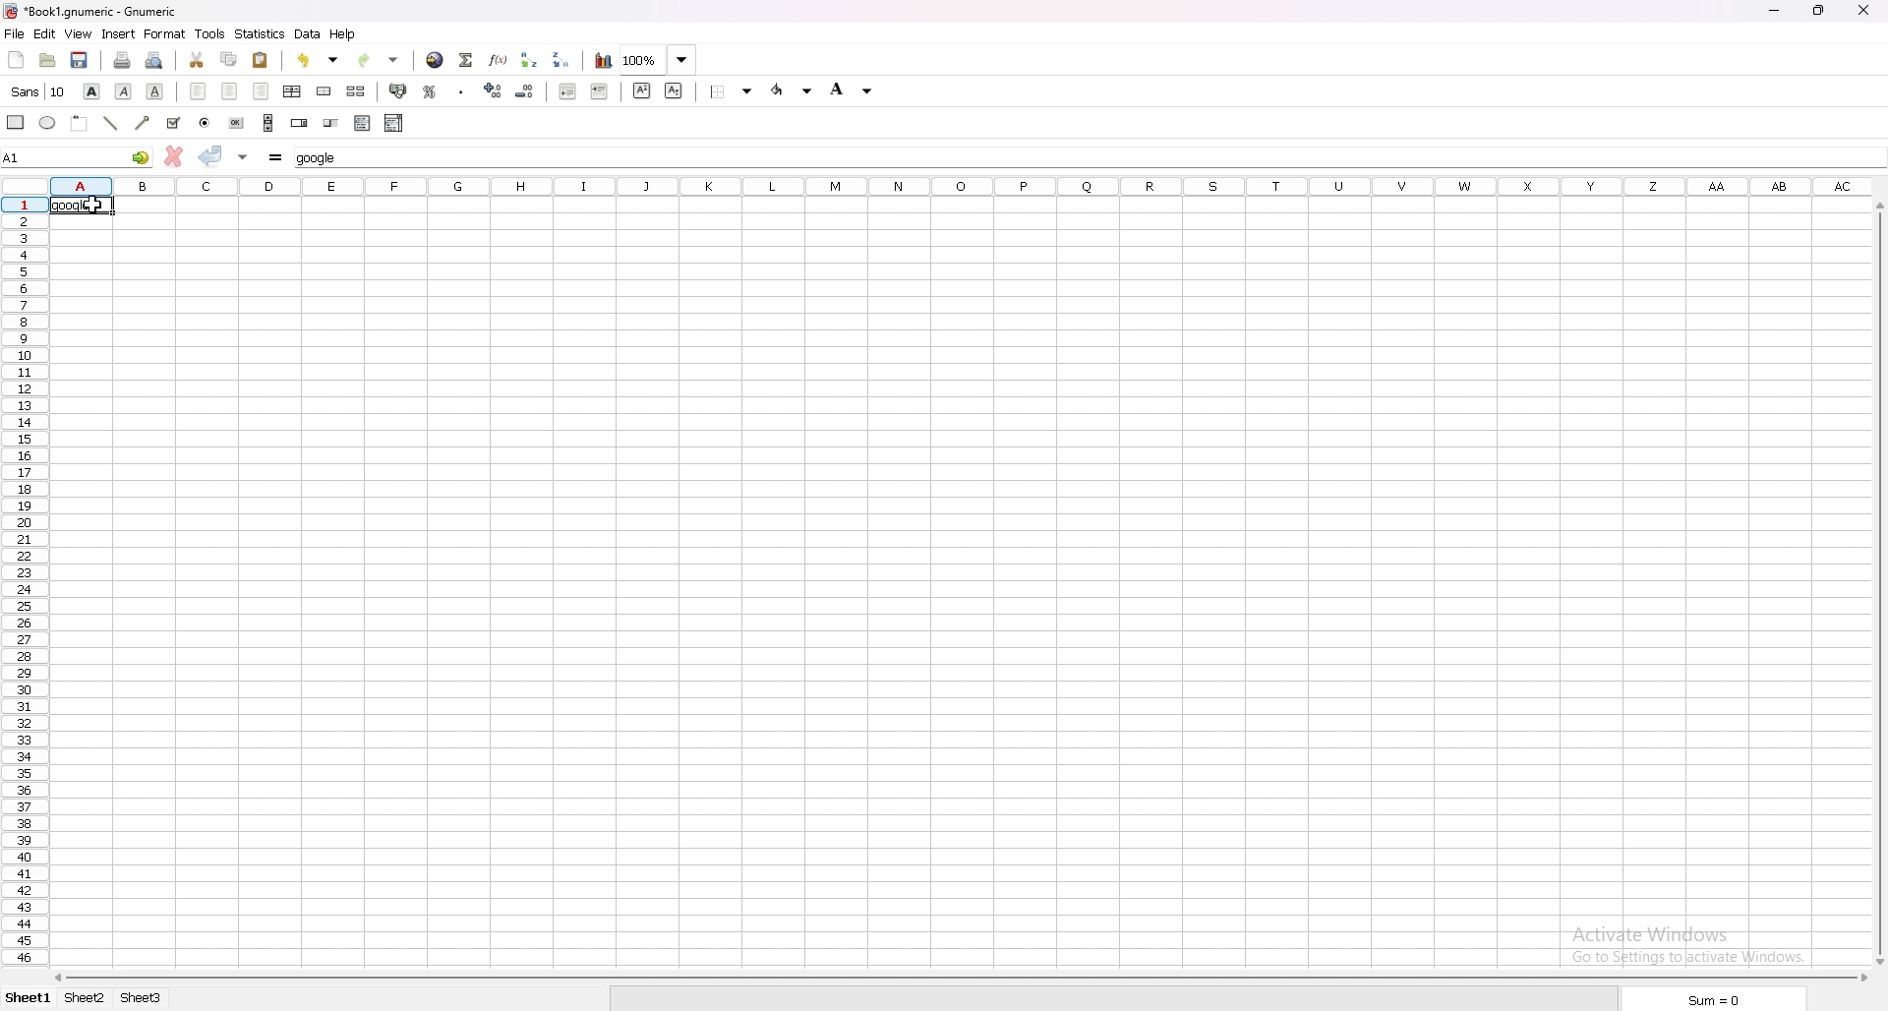 The image size is (1888, 1011). I want to click on new, so click(17, 60).